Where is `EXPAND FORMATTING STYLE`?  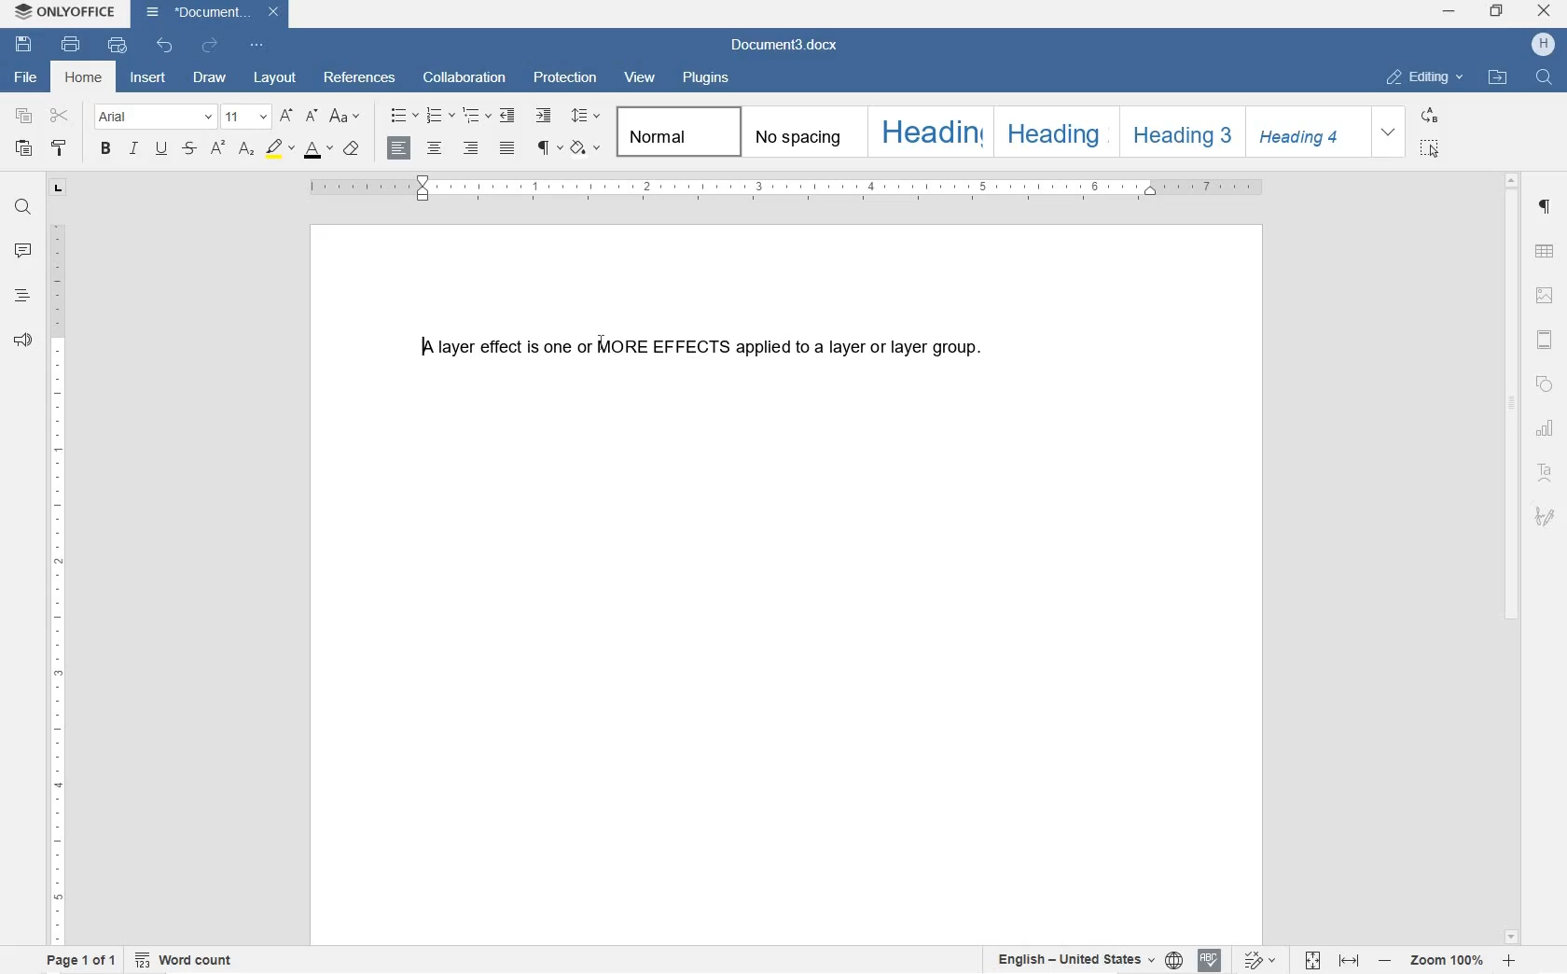 EXPAND FORMATTING STYLE is located at coordinates (1392, 132).